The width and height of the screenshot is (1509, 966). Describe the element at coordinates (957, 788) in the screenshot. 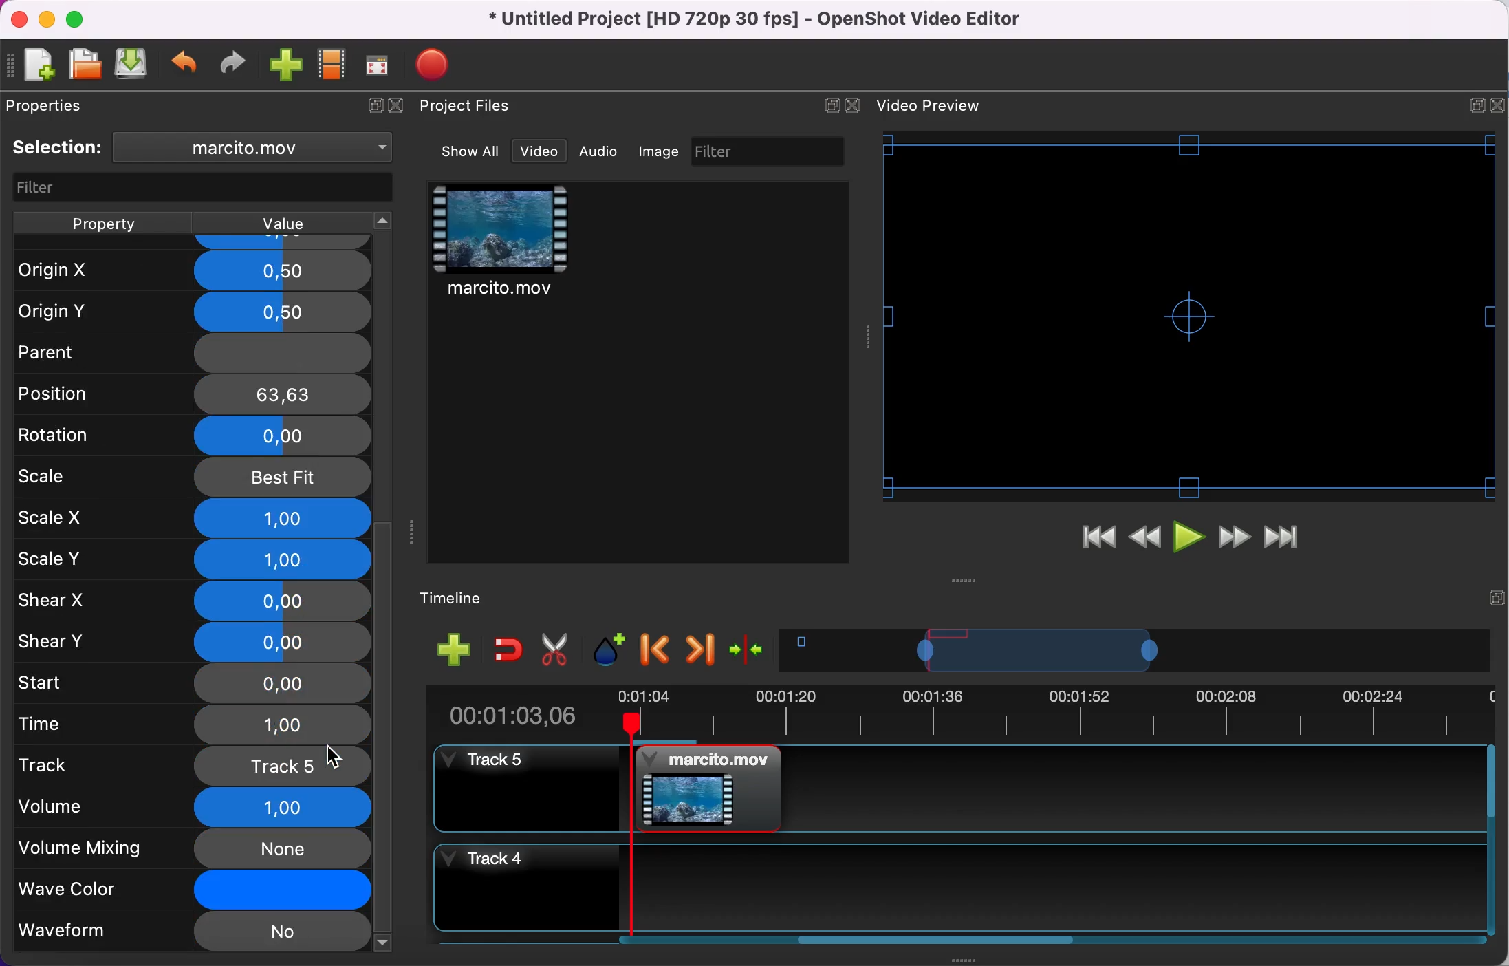

I see `track 5` at that location.